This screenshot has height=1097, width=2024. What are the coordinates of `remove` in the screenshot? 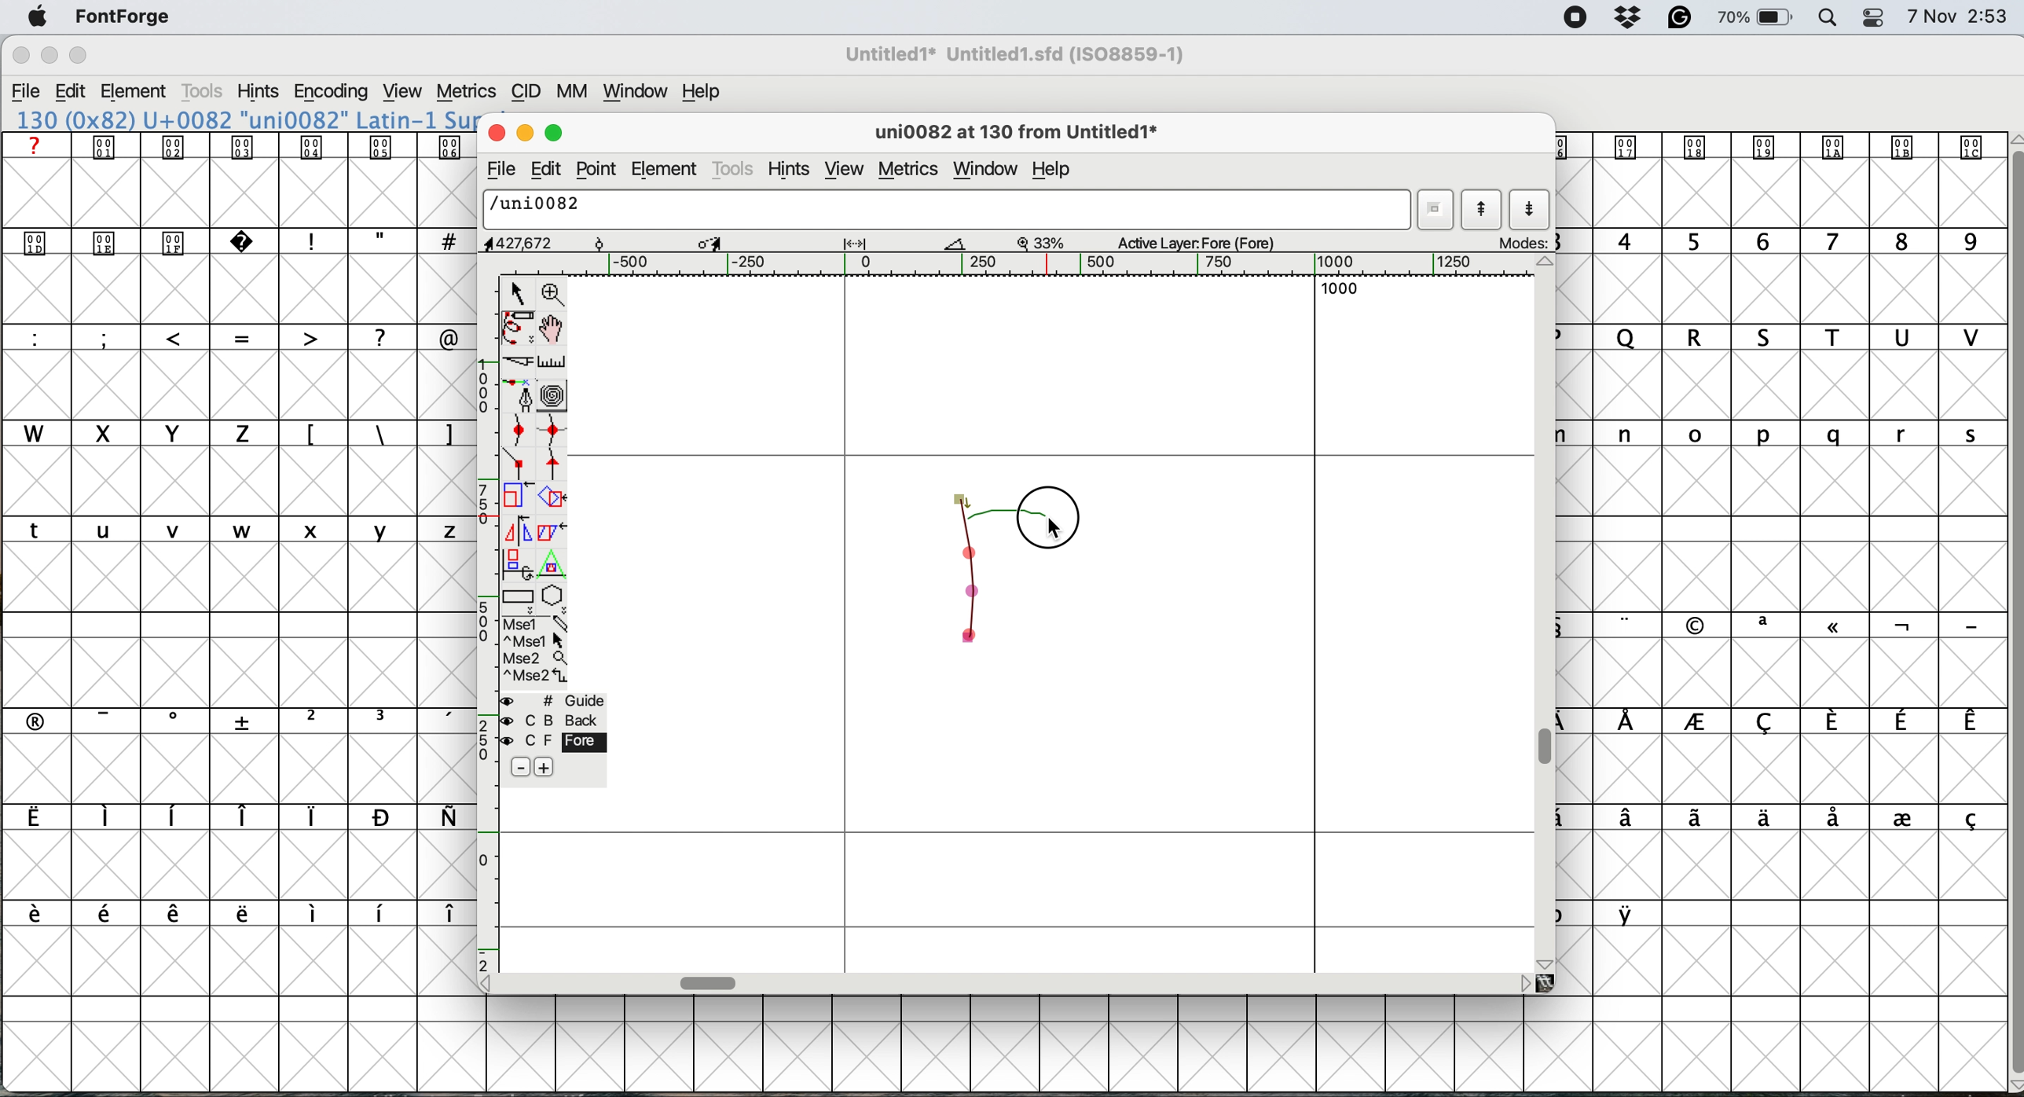 It's located at (515, 768).